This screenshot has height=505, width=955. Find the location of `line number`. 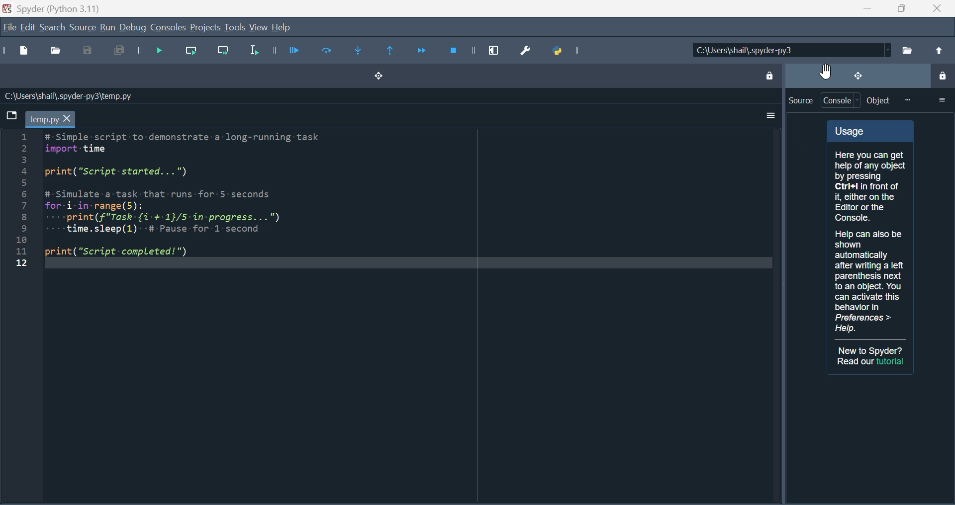

line number is located at coordinates (21, 200).